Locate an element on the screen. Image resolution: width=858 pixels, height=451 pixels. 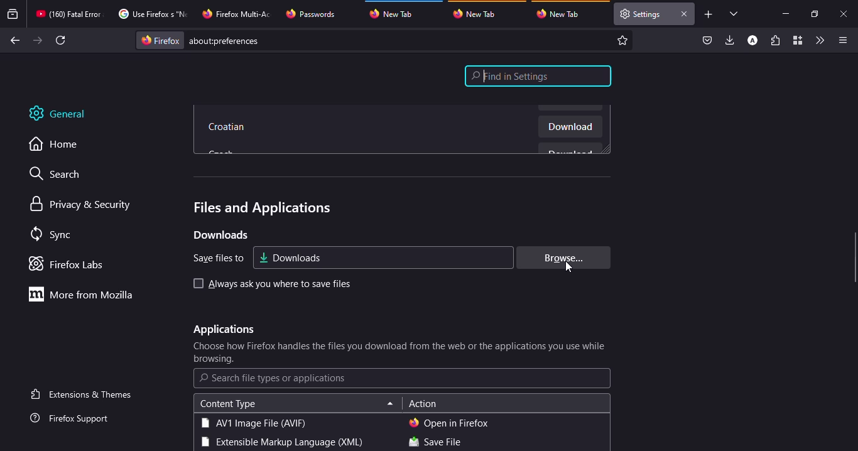
tab is located at coordinates (68, 14).